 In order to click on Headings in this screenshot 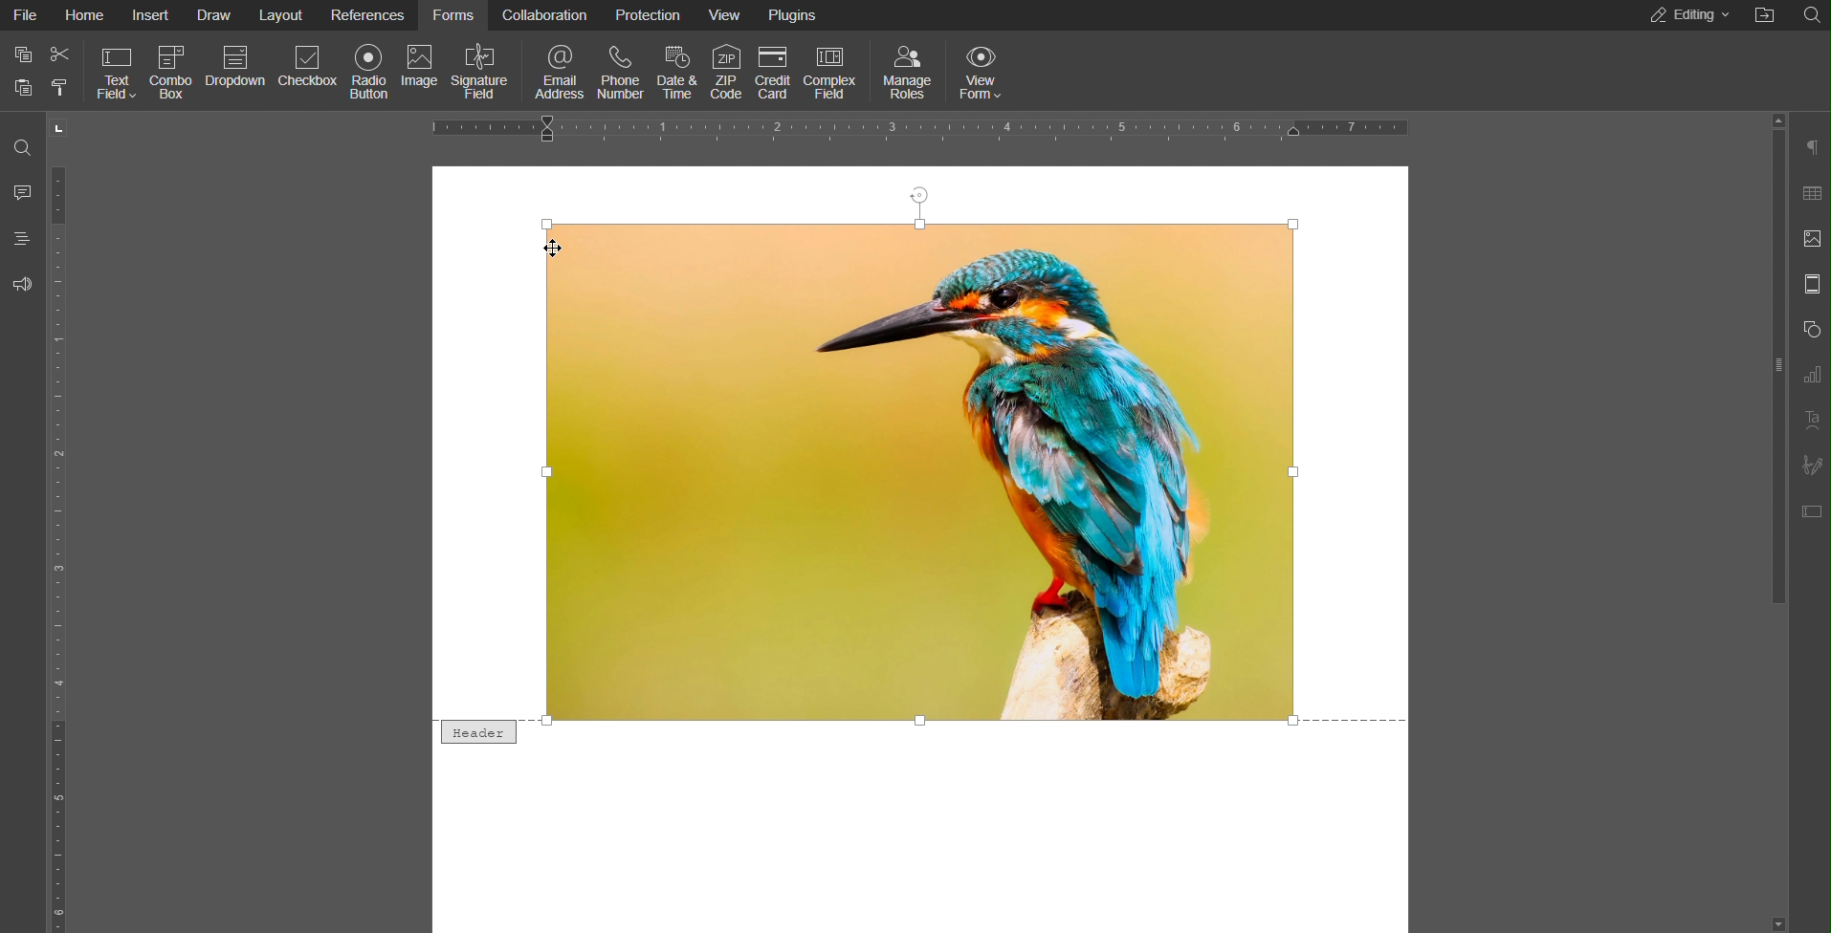, I will do `click(21, 239)`.